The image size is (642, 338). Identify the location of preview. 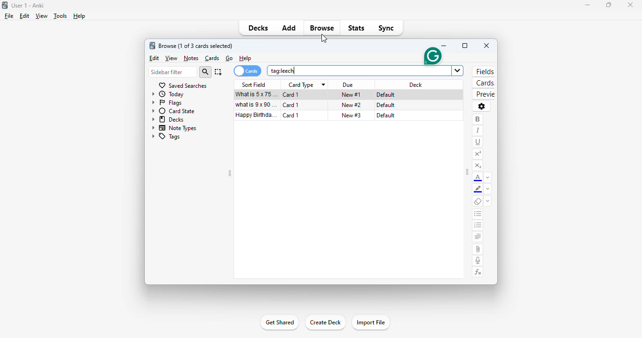
(483, 94).